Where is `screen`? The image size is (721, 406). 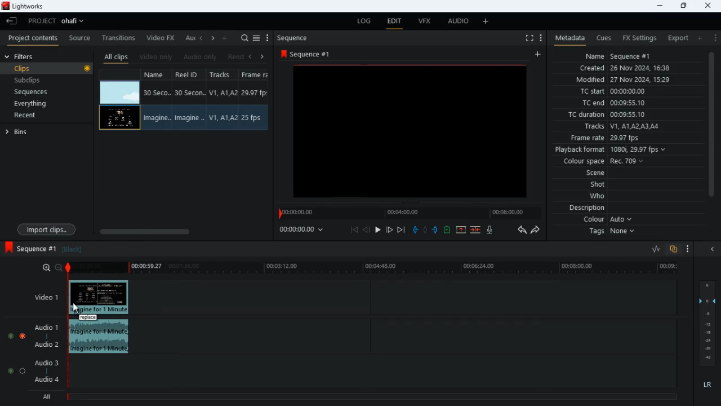
screen is located at coordinates (411, 130).